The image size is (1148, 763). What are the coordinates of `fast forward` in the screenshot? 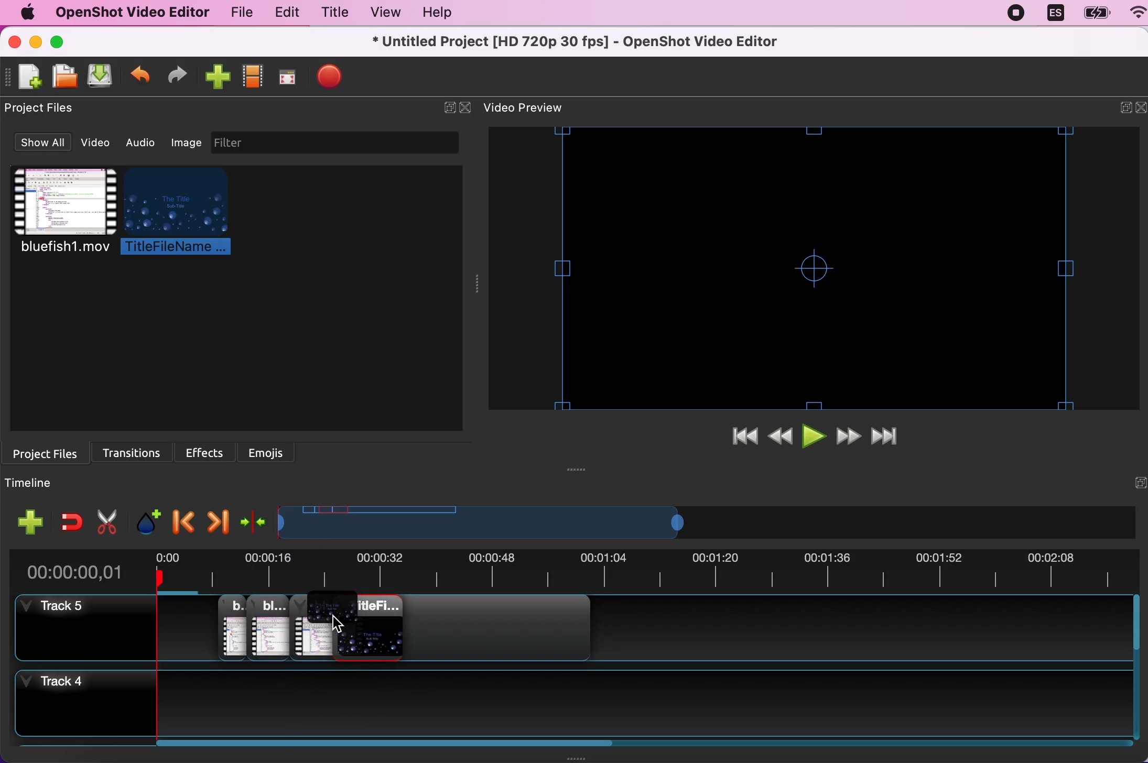 It's located at (850, 438).